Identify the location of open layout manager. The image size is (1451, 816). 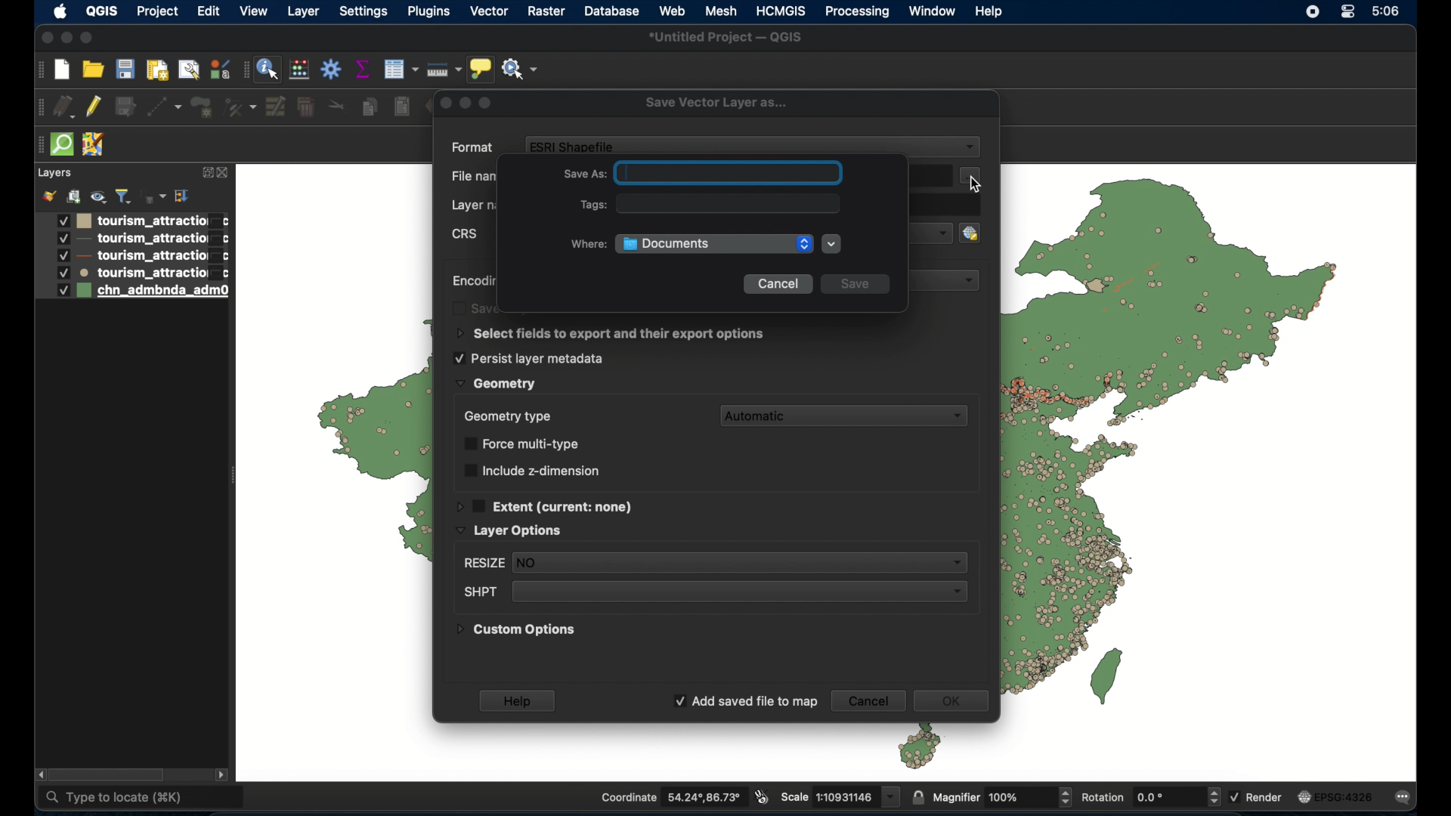
(190, 70).